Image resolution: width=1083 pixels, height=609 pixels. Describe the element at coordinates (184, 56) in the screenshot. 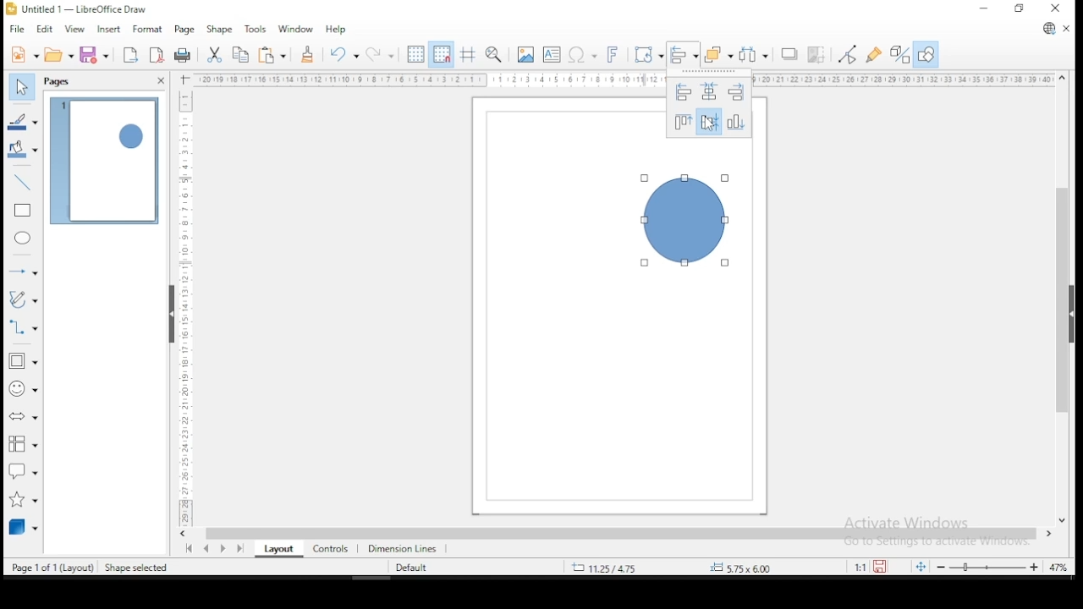

I see `print` at that location.